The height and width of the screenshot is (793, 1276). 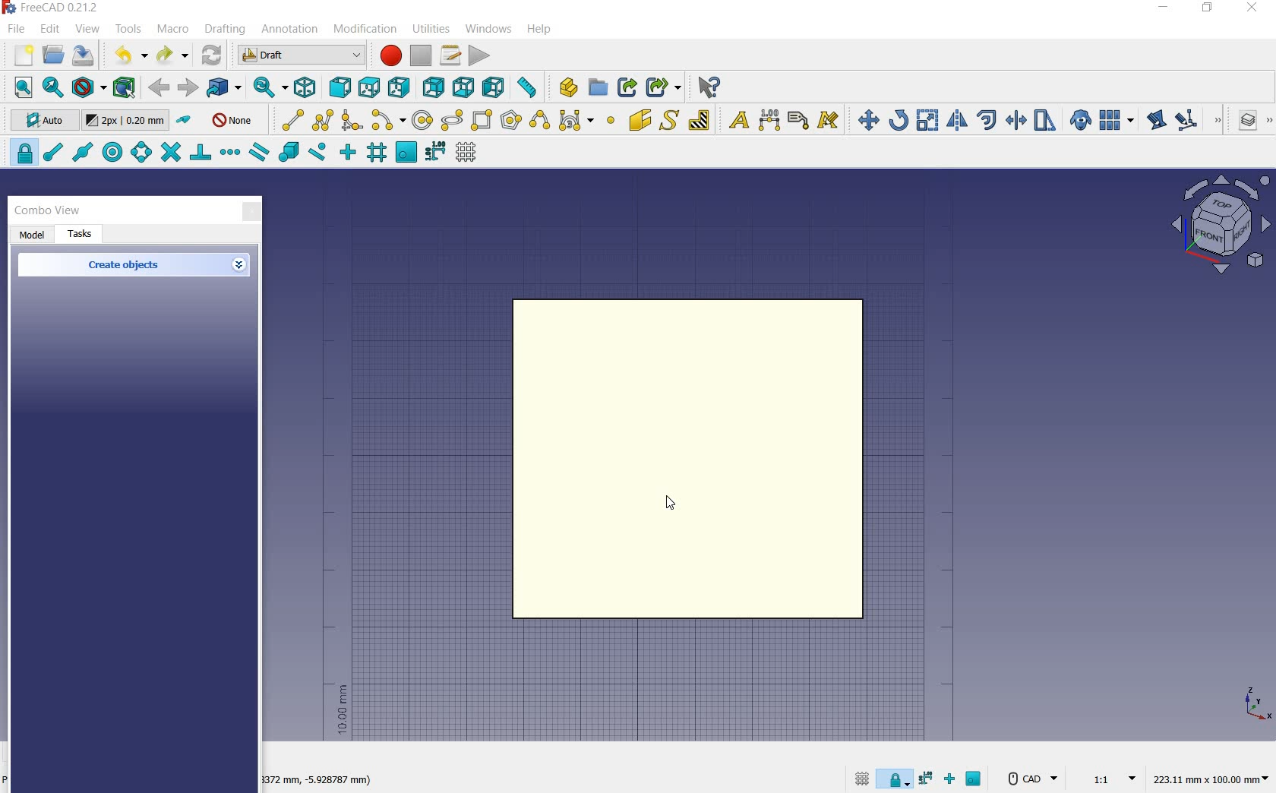 I want to click on dimension, so click(x=770, y=122).